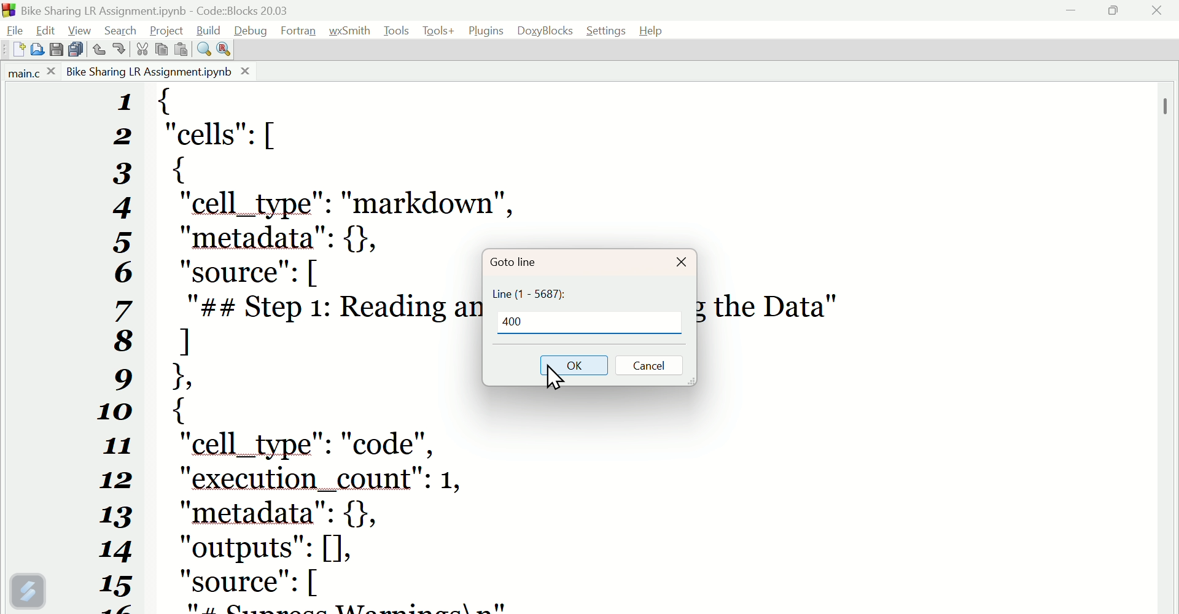  I want to click on Build, so click(211, 29).